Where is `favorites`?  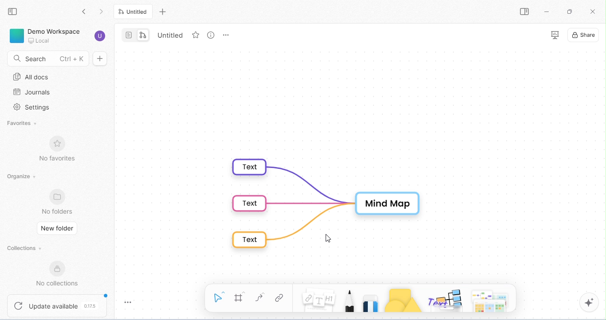
favorites is located at coordinates (24, 123).